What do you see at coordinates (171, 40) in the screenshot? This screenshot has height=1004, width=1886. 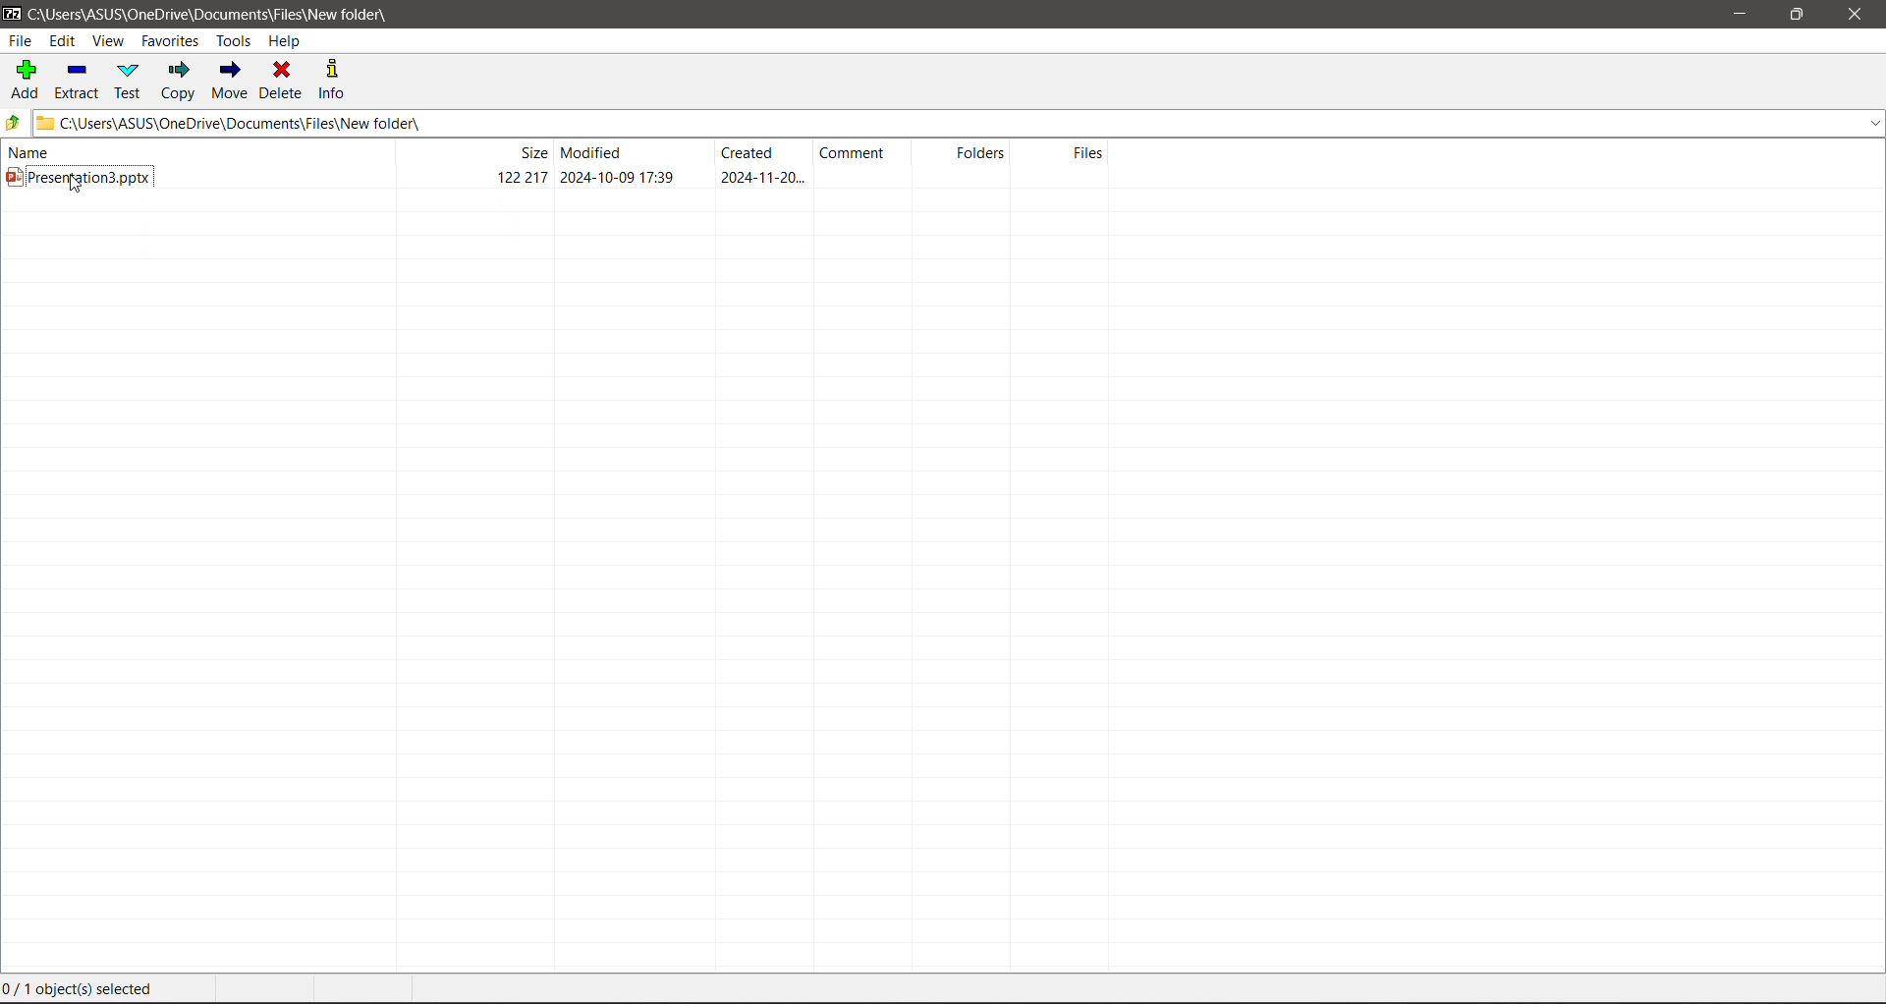 I see `Favorites` at bounding box center [171, 40].